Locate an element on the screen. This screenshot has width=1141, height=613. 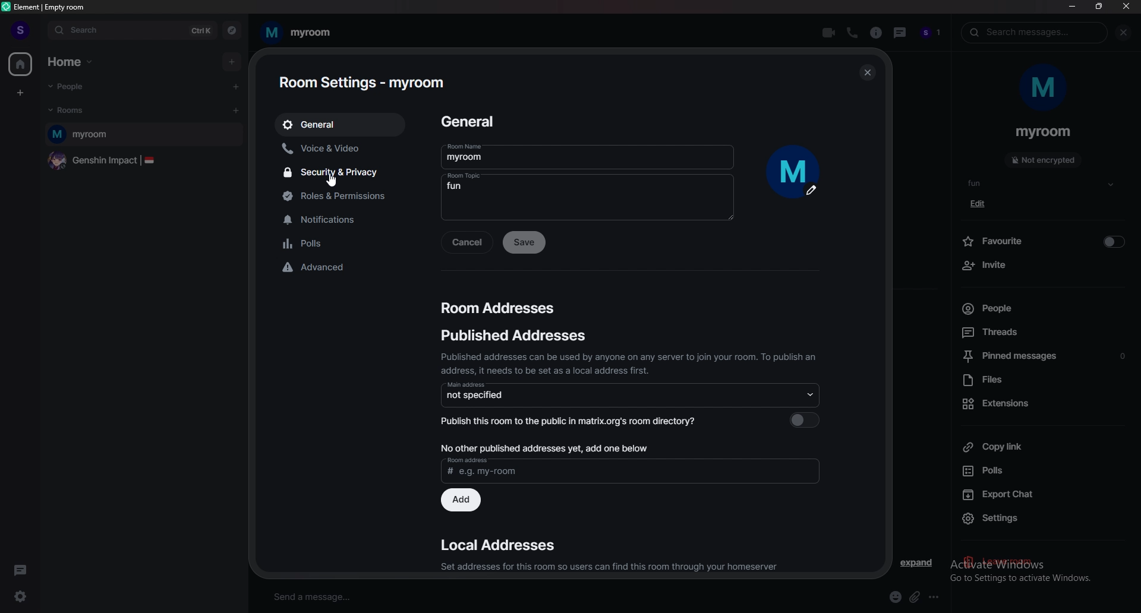
published addresses is located at coordinates (512, 335).